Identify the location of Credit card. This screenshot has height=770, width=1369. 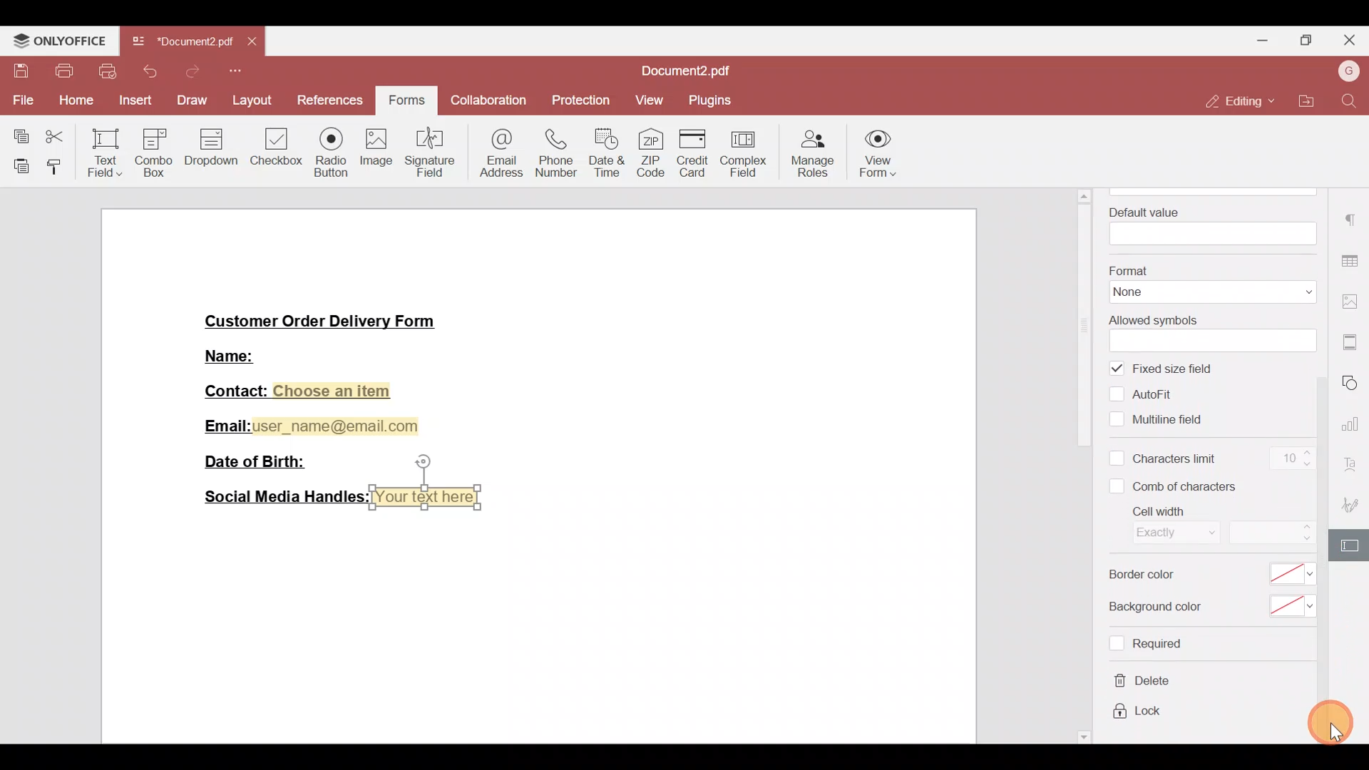
(690, 153).